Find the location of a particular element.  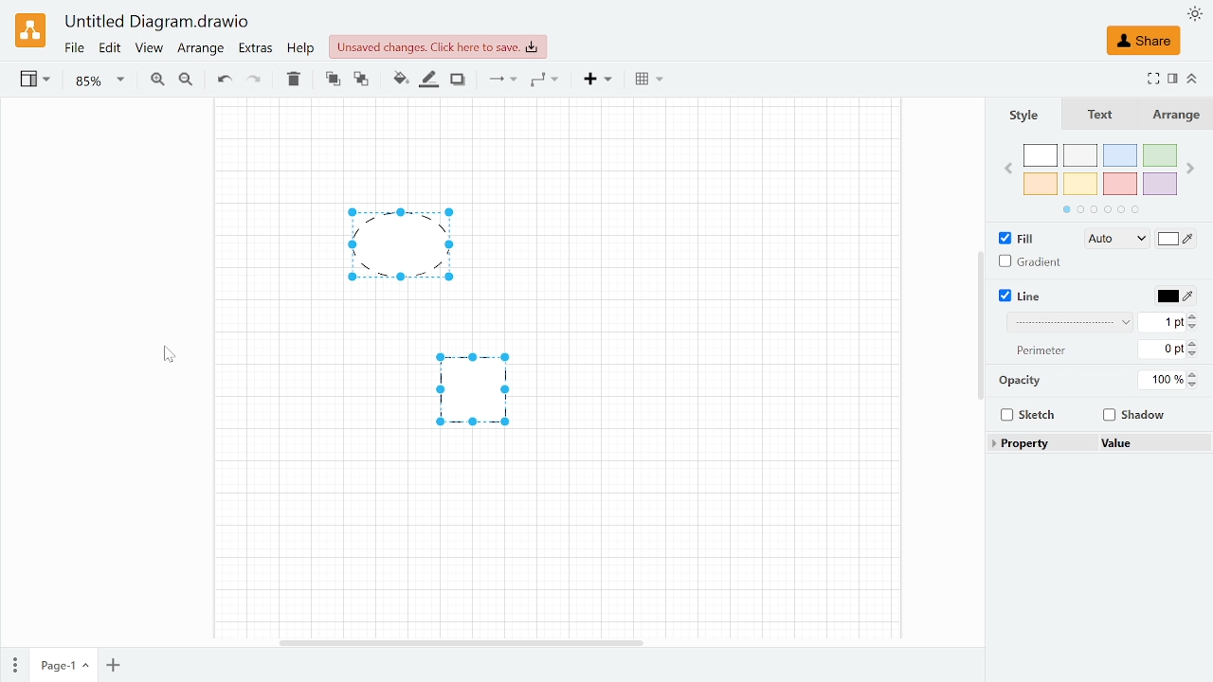

Extras is located at coordinates (256, 50).